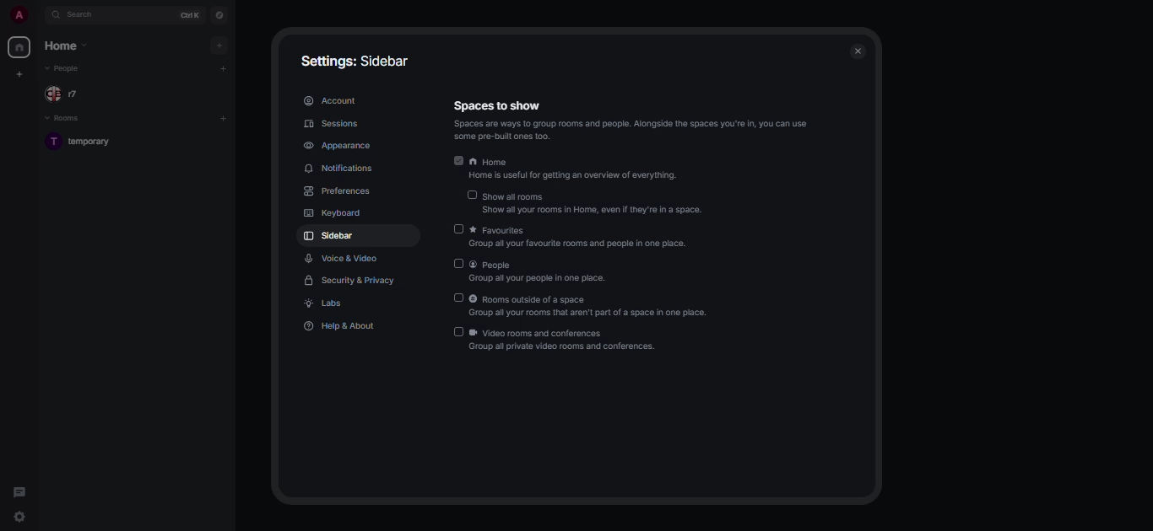  What do you see at coordinates (69, 46) in the screenshot?
I see `home` at bounding box center [69, 46].